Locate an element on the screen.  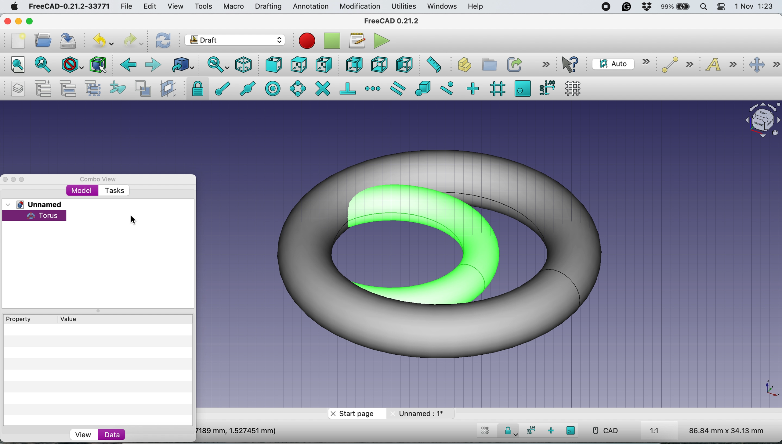
Data is located at coordinates (113, 434).